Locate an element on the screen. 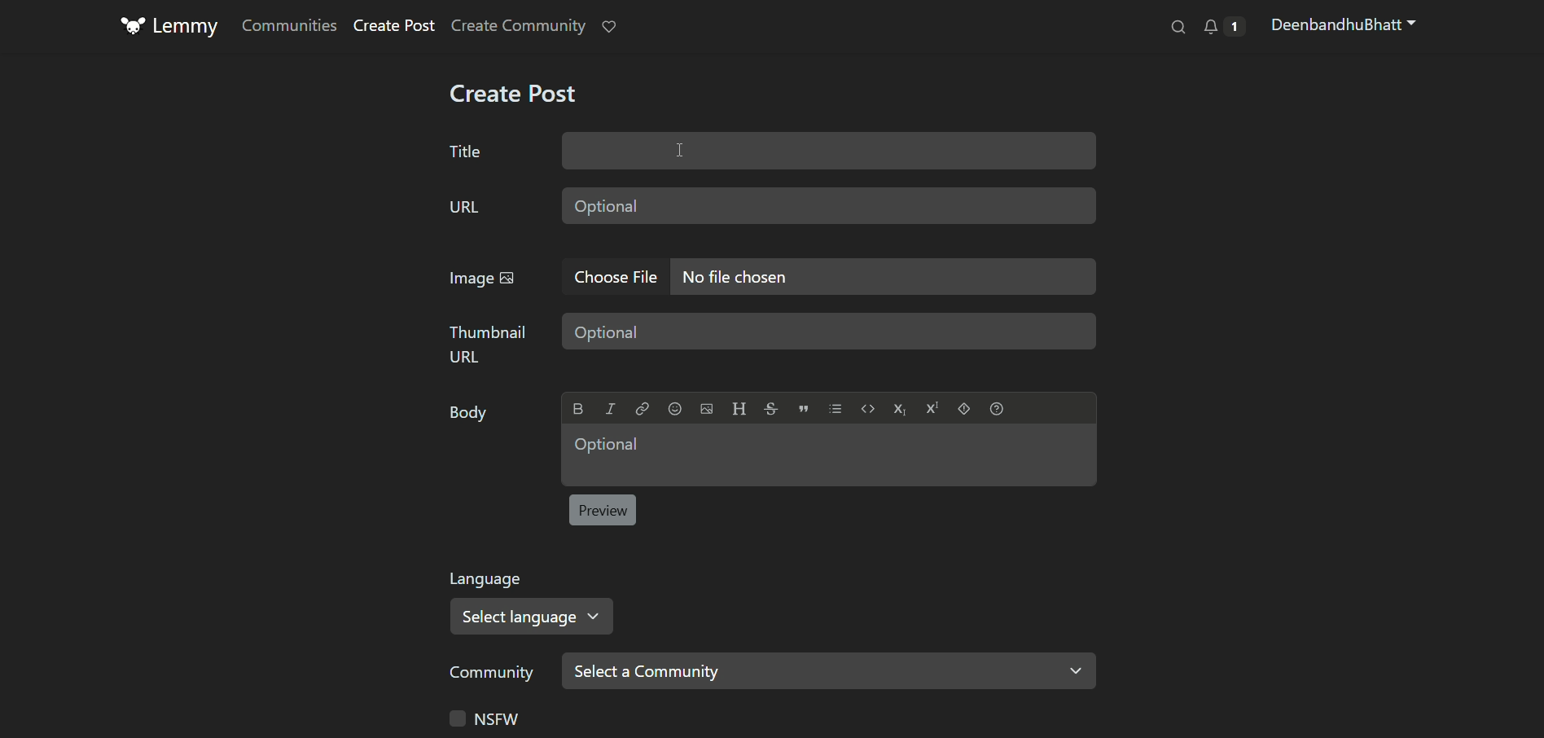  create post is located at coordinates (512, 96).